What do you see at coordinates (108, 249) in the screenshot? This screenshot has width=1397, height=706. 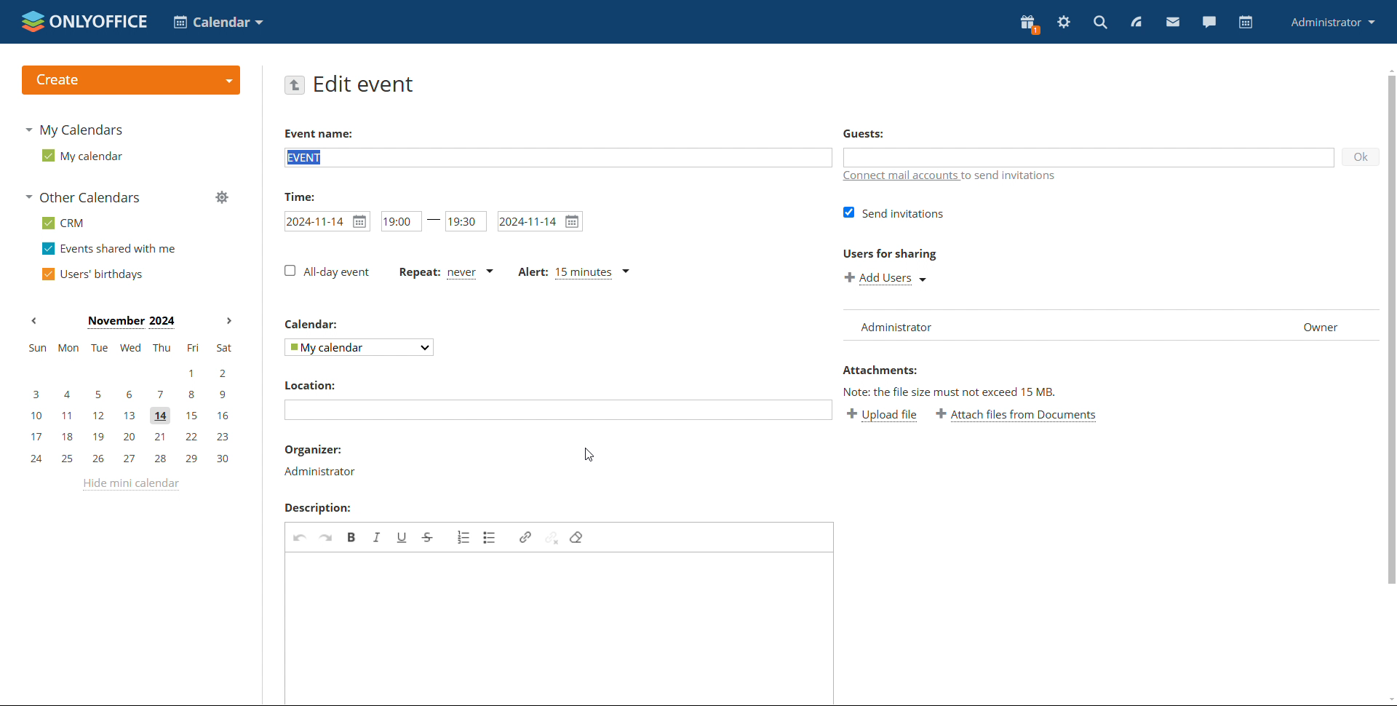 I see `events shared with me` at bounding box center [108, 249].